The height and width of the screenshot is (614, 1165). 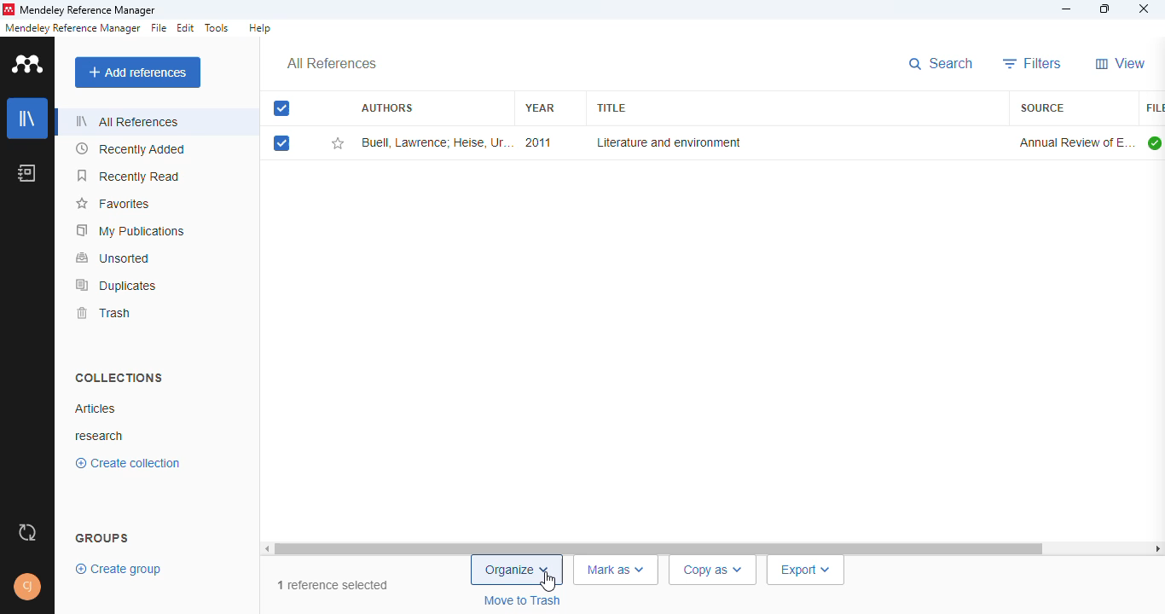 I want to click on horizontal scroll bar, so click(x=661, y=547).